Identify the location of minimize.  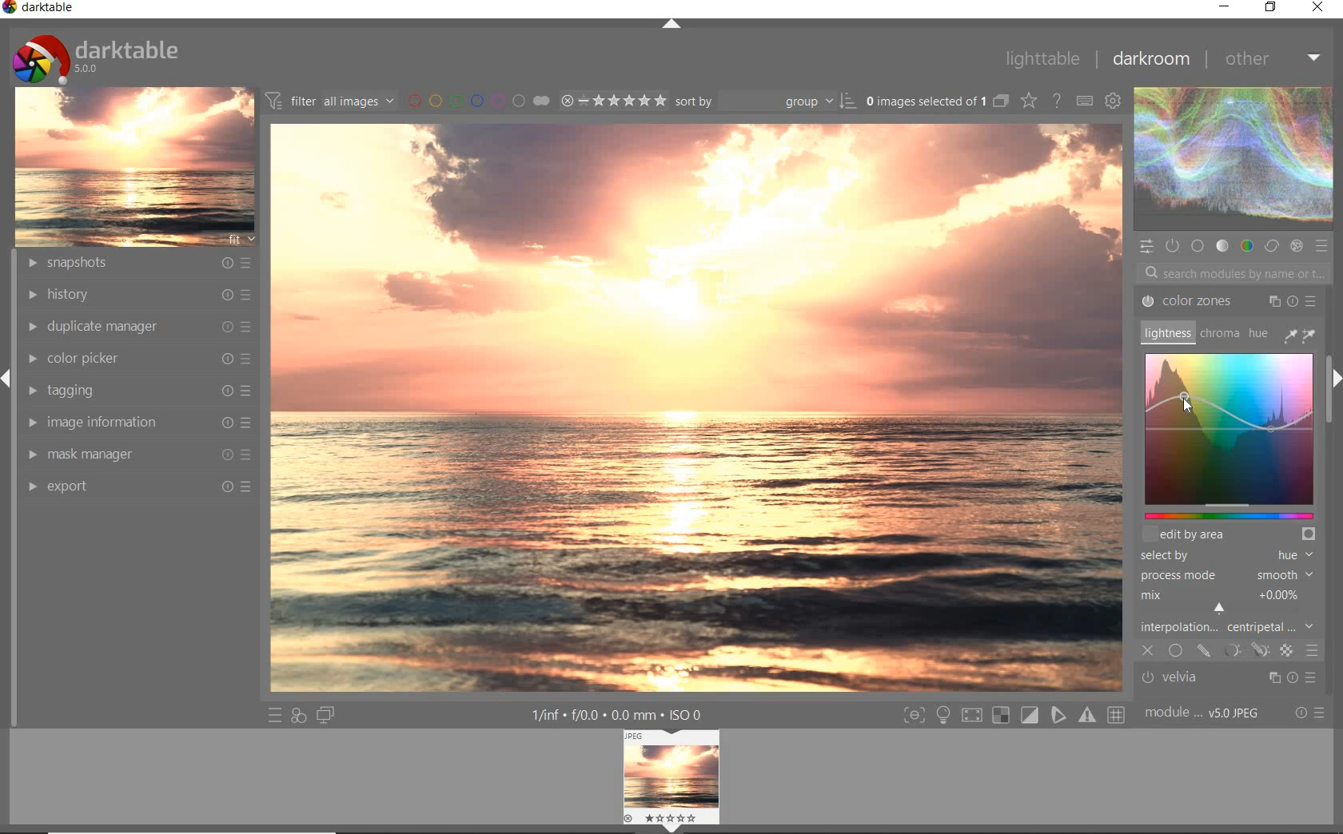
(1226, 6).